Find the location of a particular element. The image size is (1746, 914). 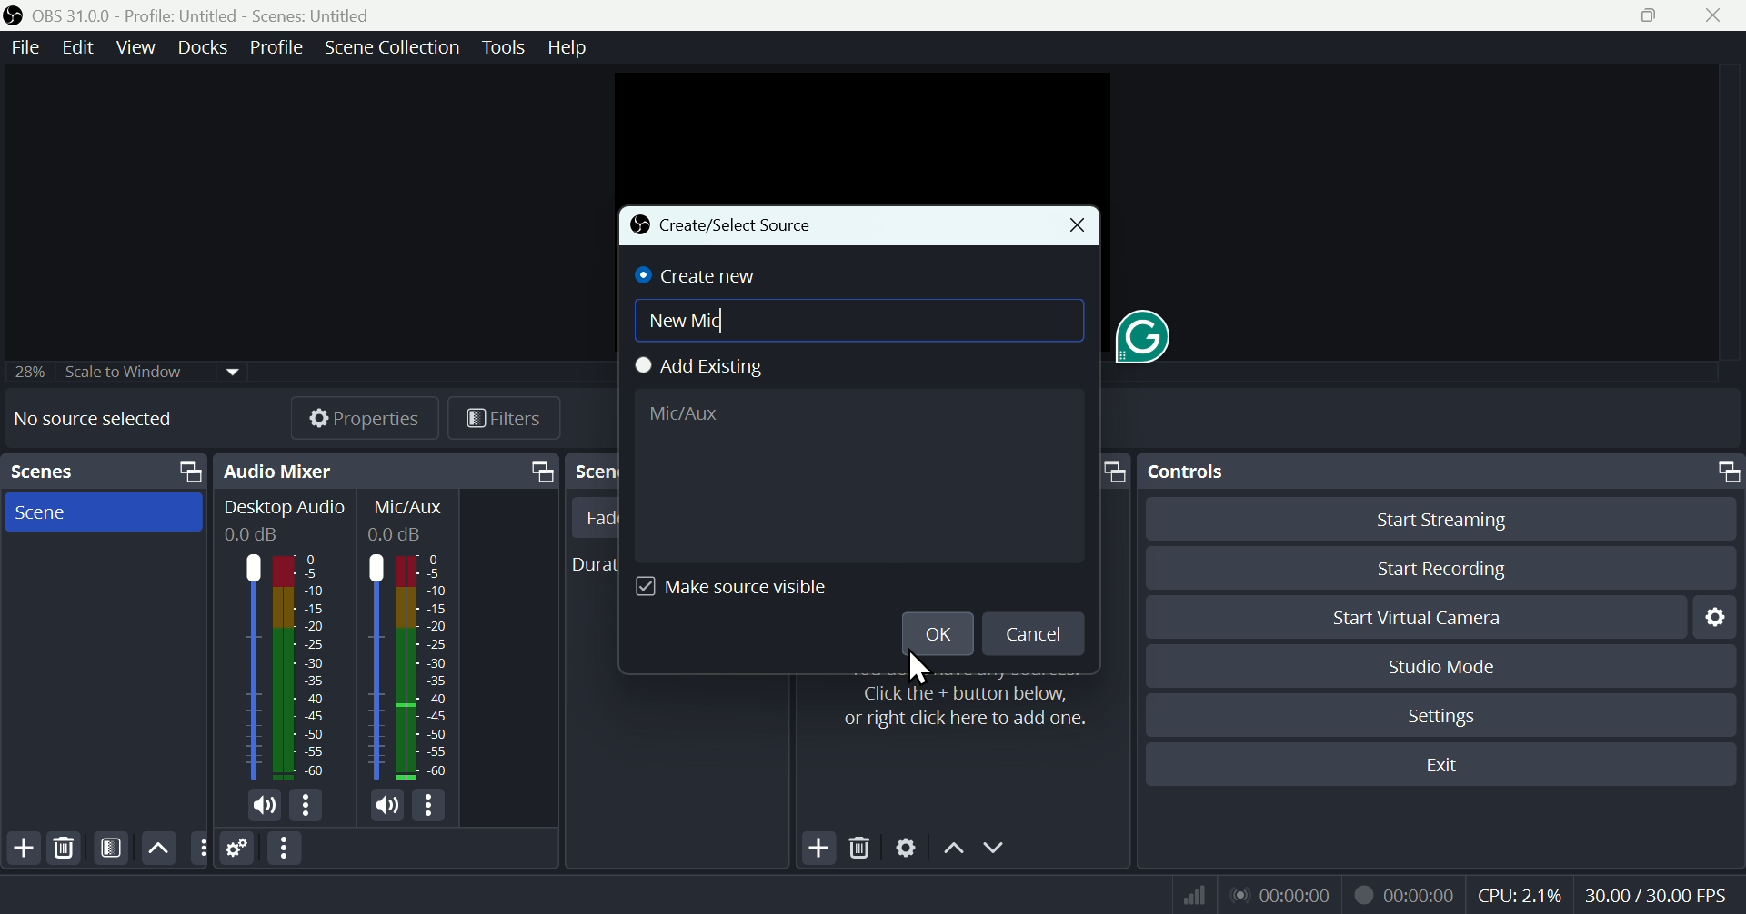

Properties is located at coordinates (363, 418).